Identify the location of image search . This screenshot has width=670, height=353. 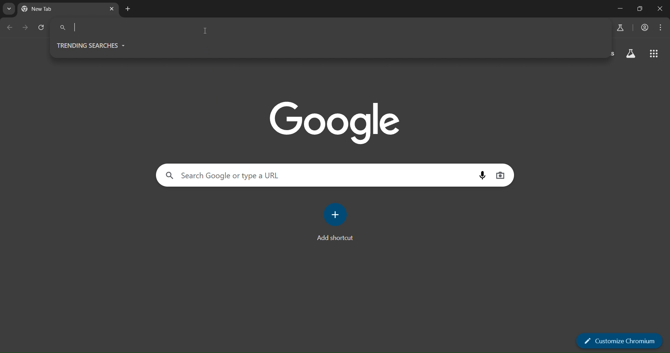
(502, 175).